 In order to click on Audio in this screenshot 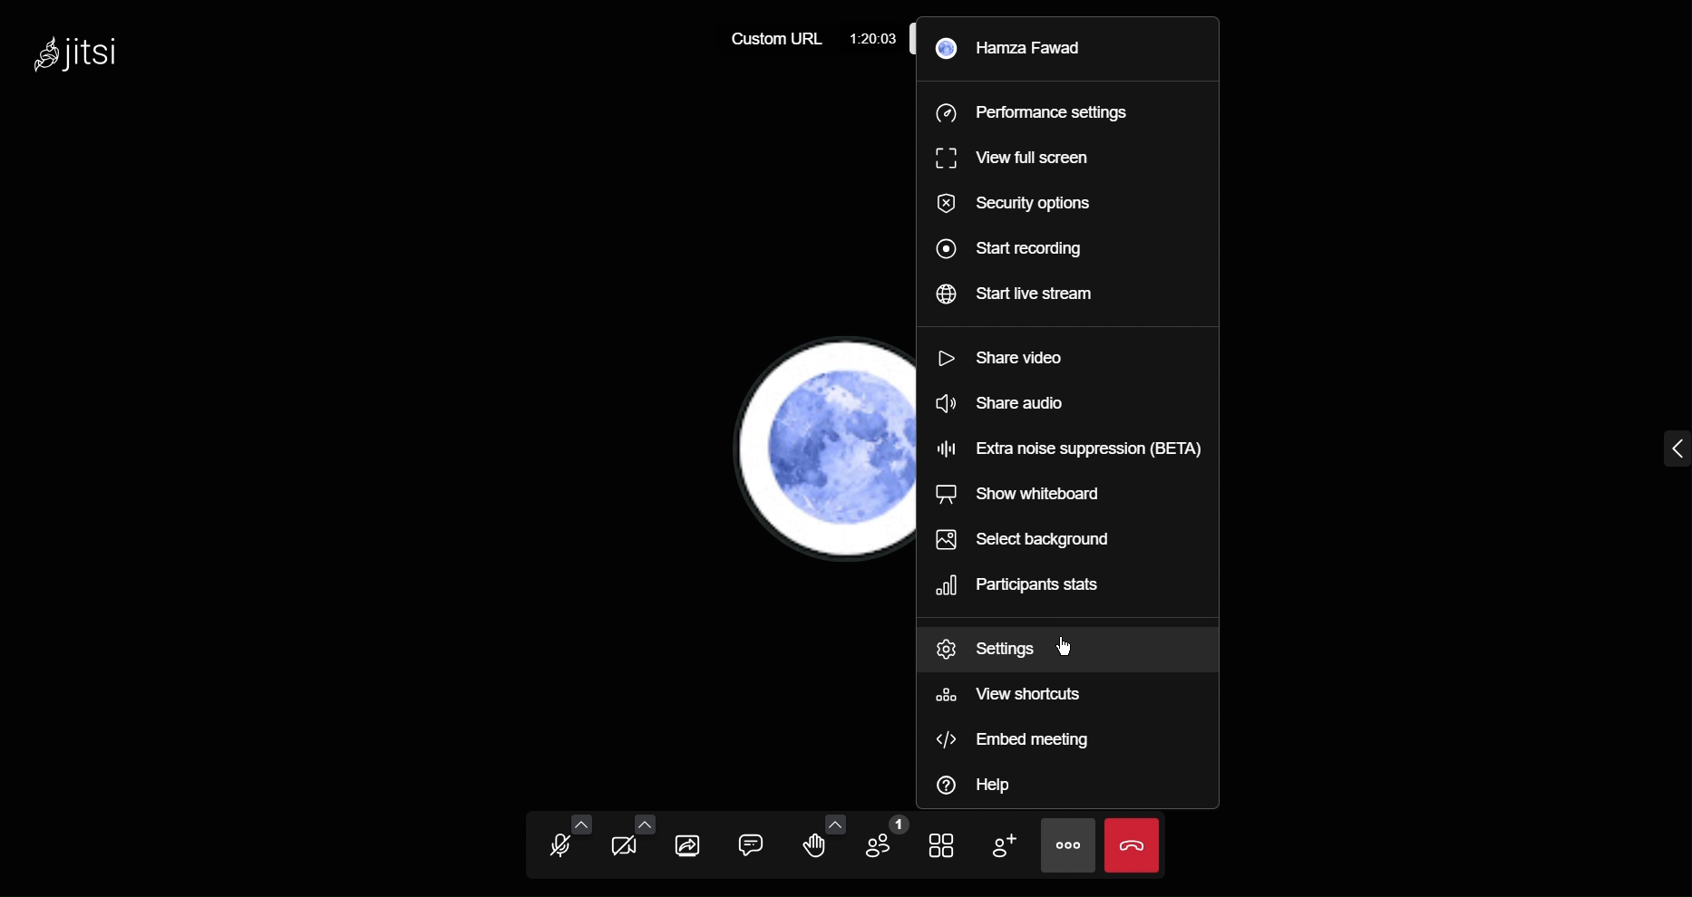, I will do `click(556, 841)`.